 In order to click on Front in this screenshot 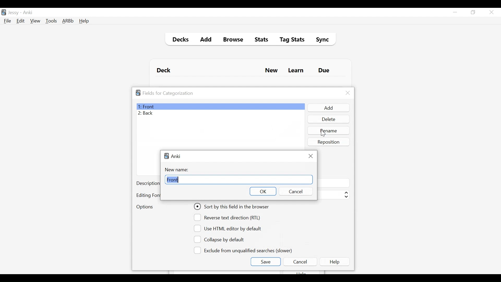, I will do `click(220, 107)`.